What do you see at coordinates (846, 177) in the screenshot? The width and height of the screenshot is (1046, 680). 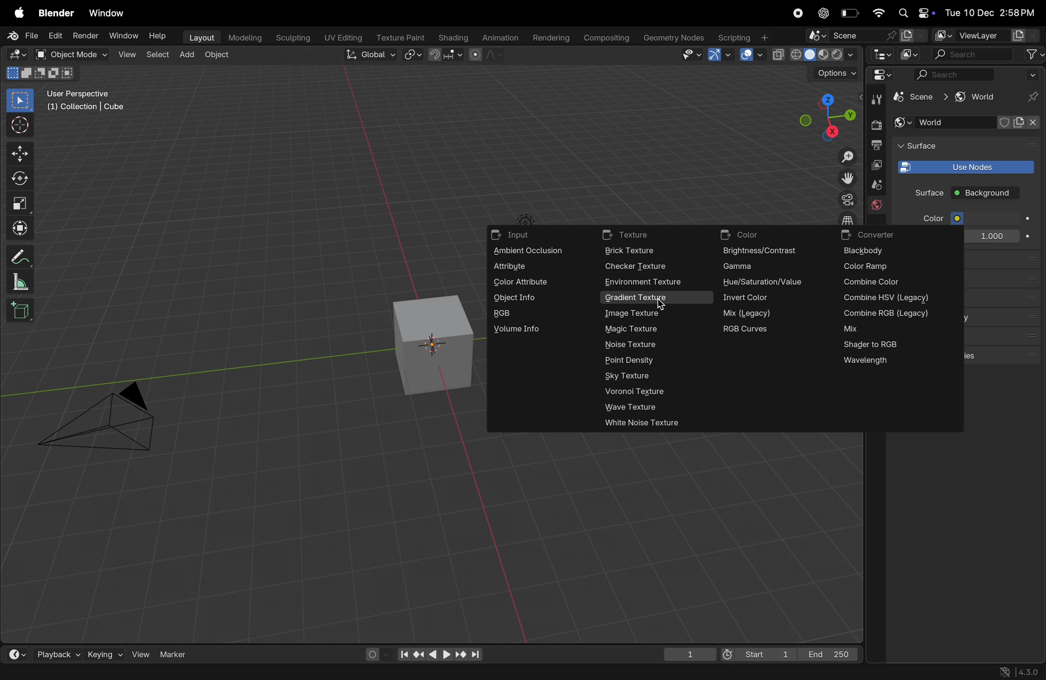 I see `move the view` at bounding box center [846, 177].